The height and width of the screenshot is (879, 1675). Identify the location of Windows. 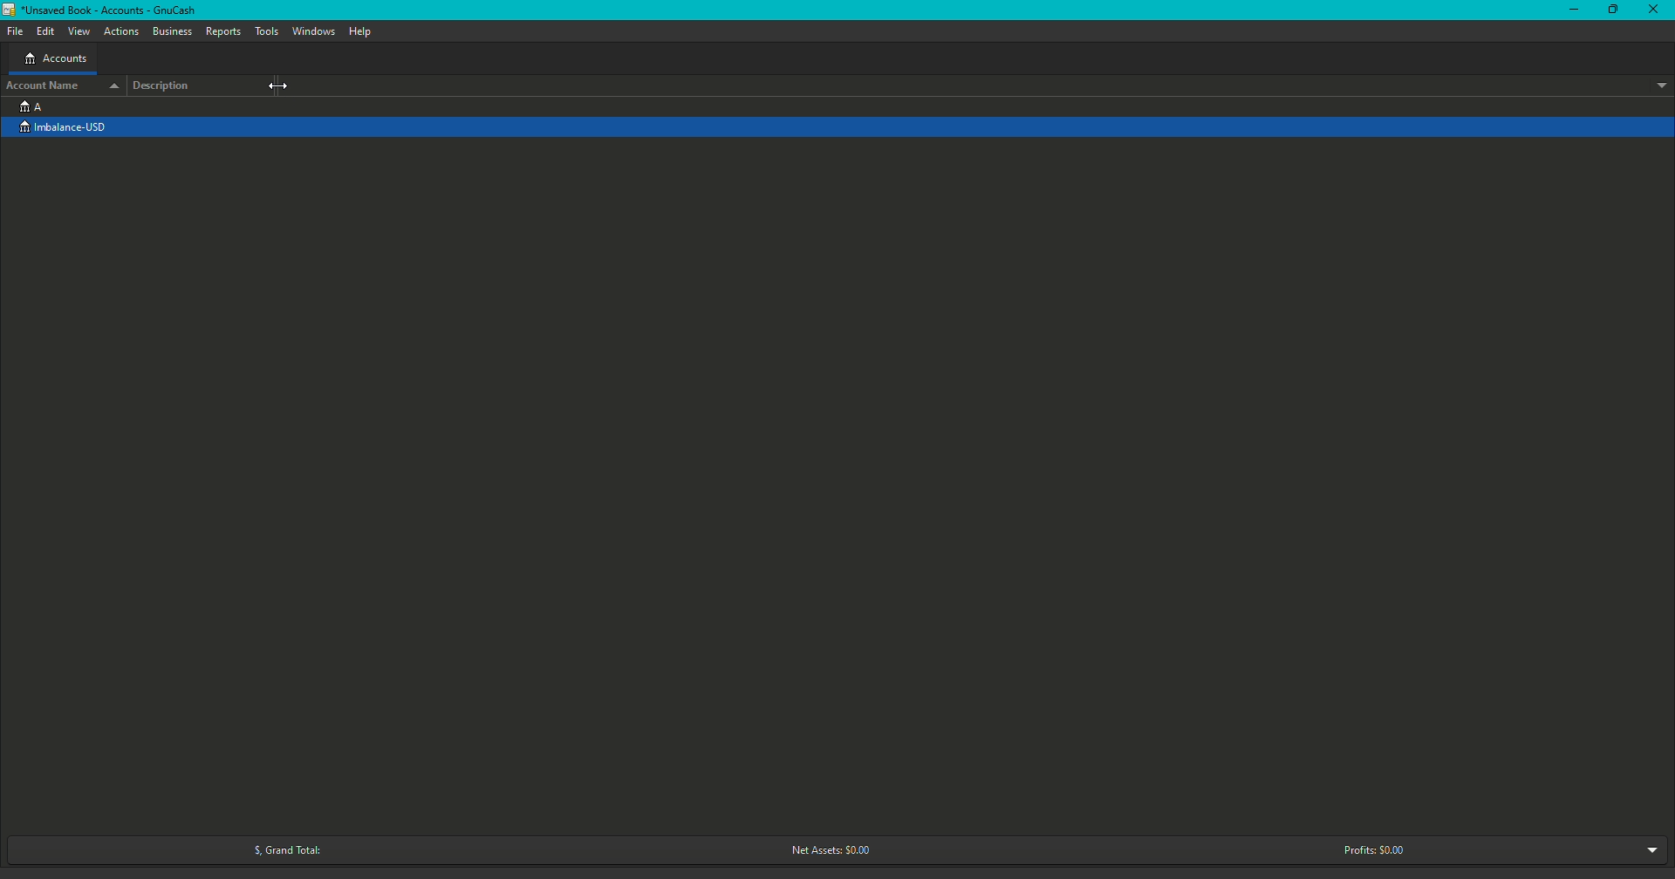
(313, 31).